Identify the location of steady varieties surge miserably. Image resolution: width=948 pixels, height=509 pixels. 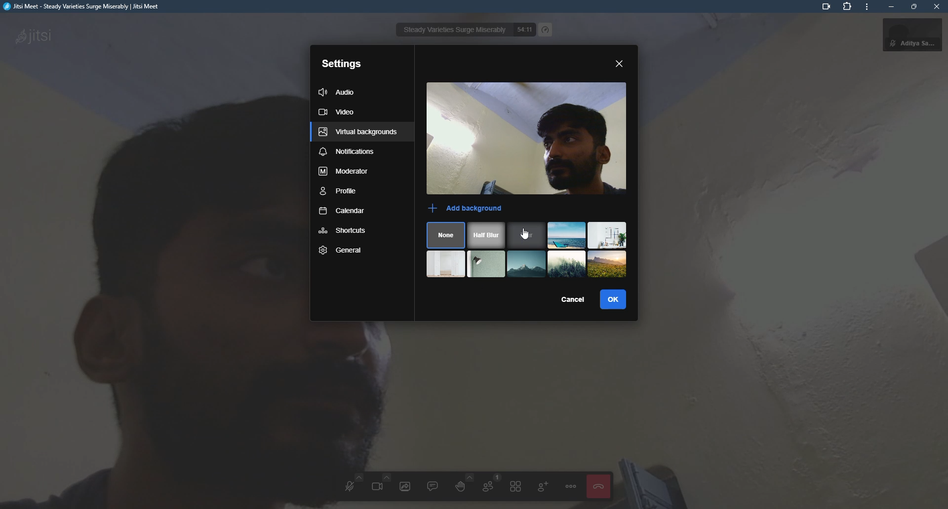
(453, 30).